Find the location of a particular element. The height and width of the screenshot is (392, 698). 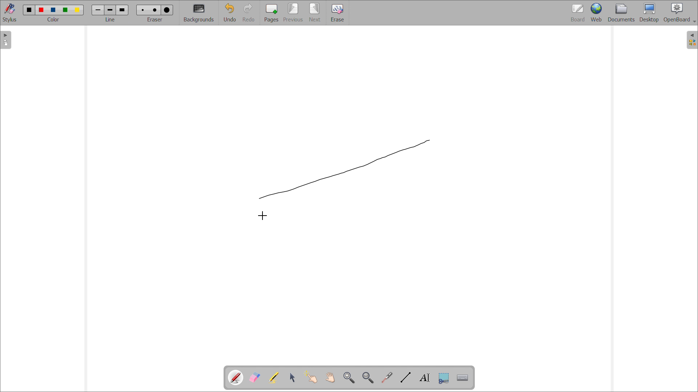

line width size is located at coordinates (99, 11).